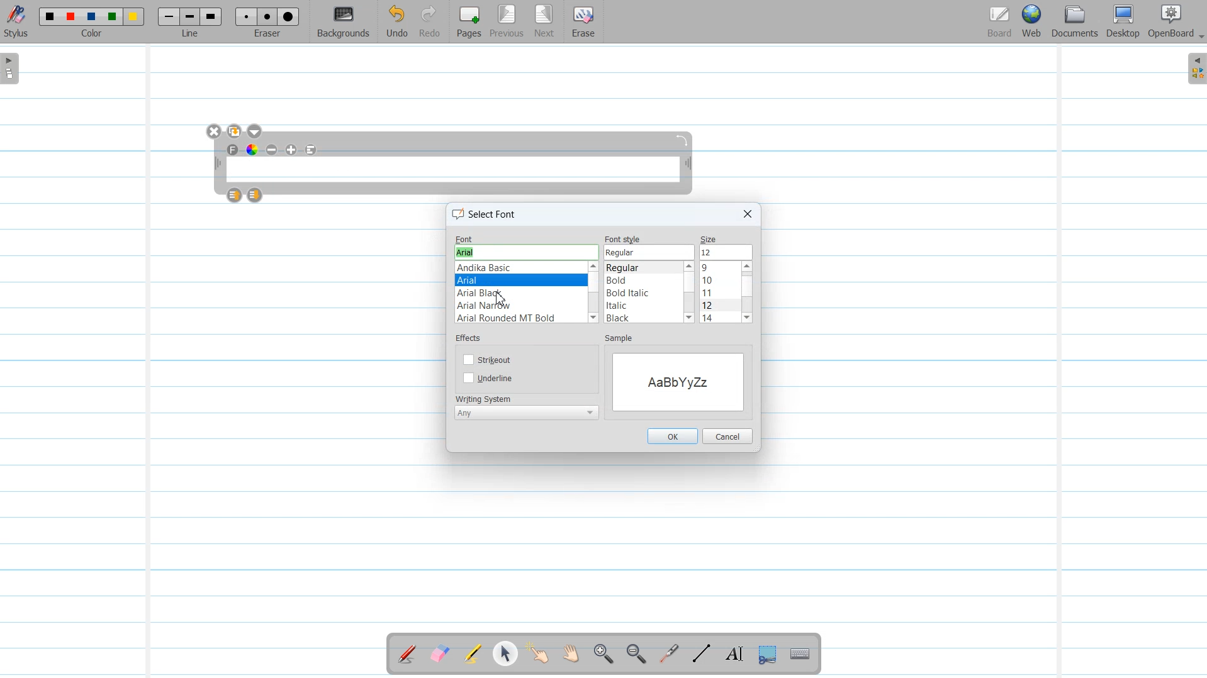  What do you see at coordinates (643, 293) in the screenshot?
I see `Font styles` at bounding box center [643, 293].